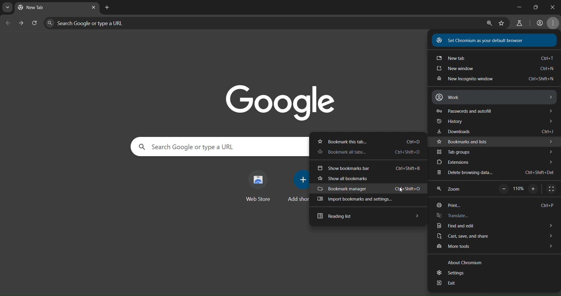  Describe the element at coordinates (467, 263) in the screenshot. I see `About Chromium` at that location.